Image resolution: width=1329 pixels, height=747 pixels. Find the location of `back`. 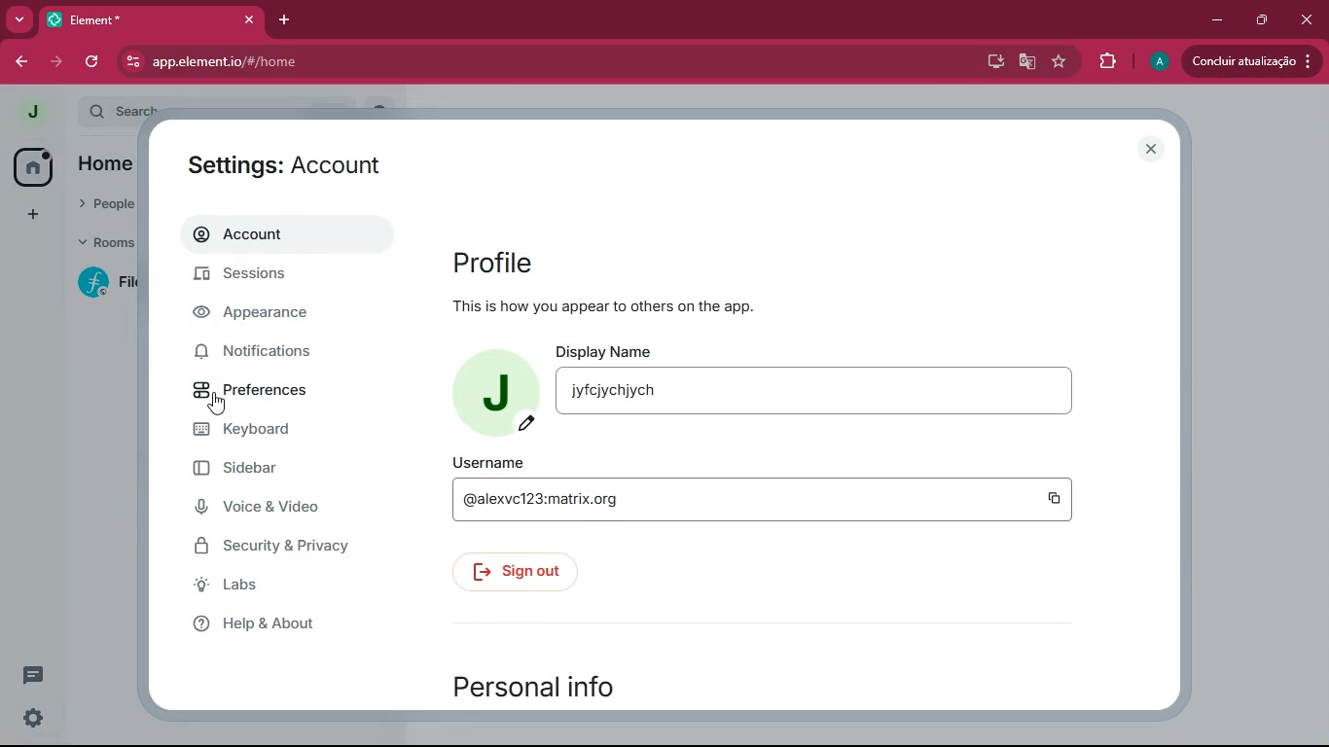

back is located at coordinates (18, 64).